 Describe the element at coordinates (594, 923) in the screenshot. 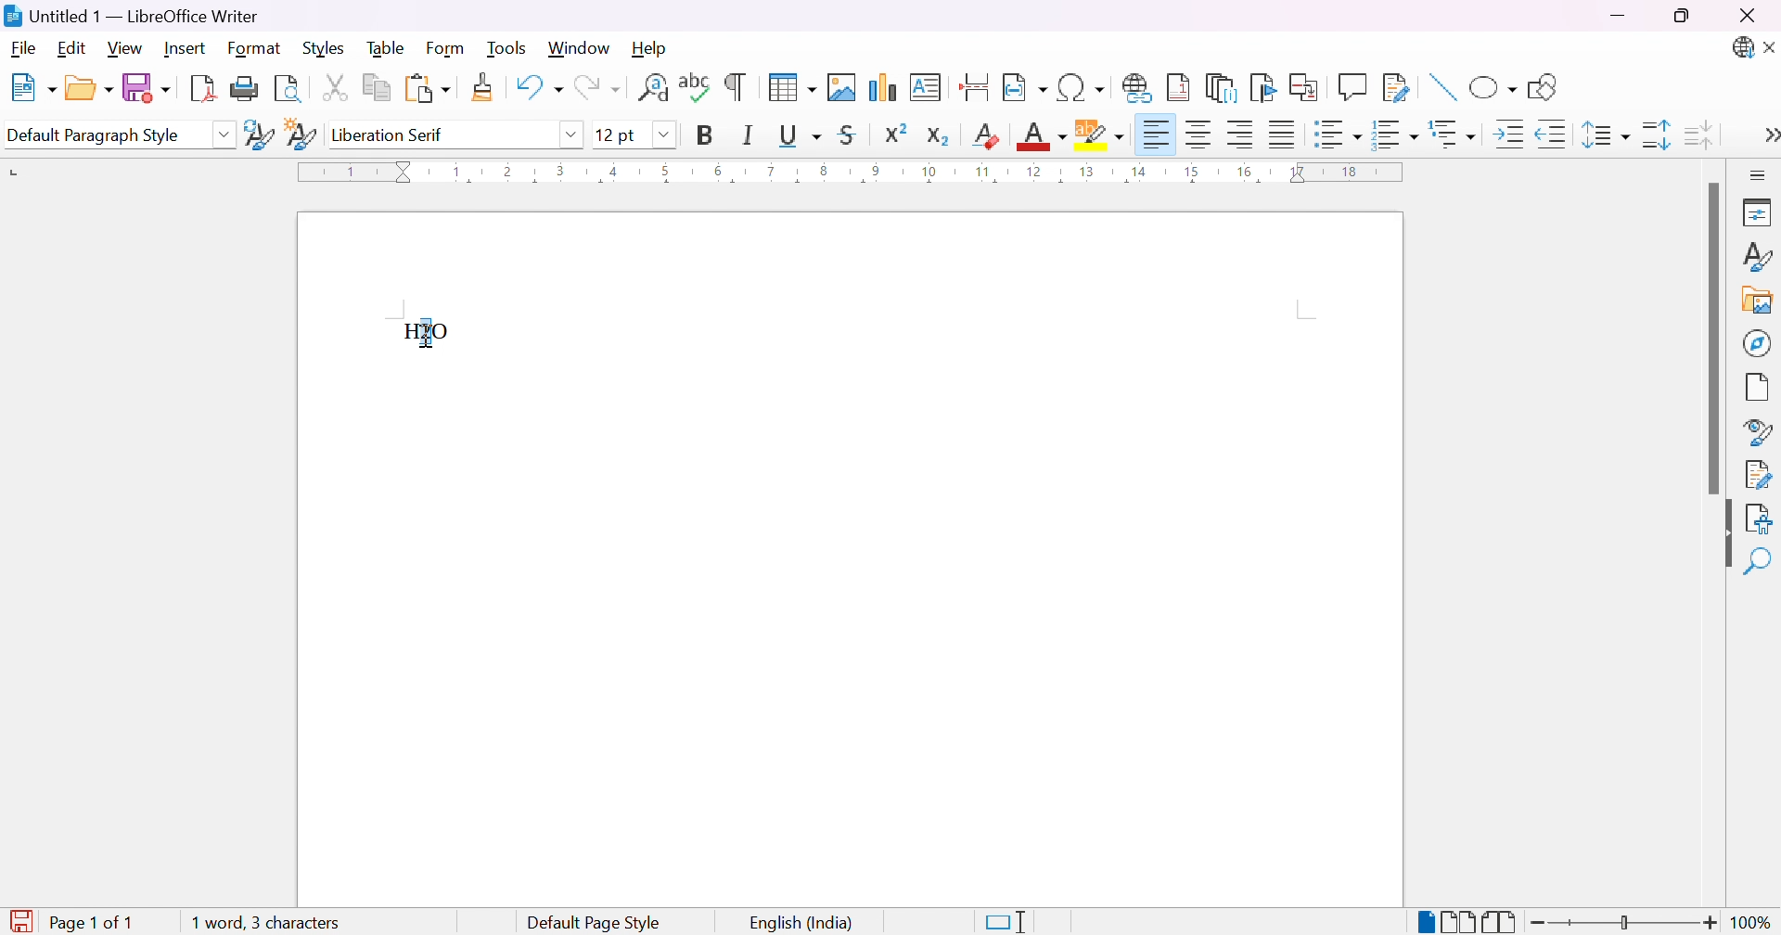

I see `Default page style` at that location.